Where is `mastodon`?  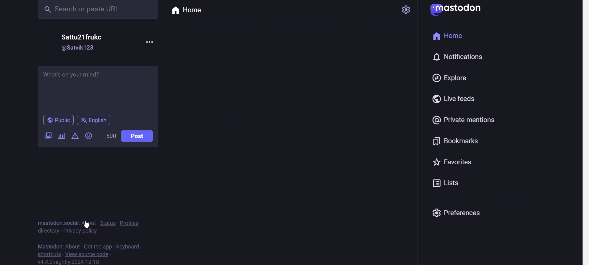 mastodon is located at coordinates (48, 244).